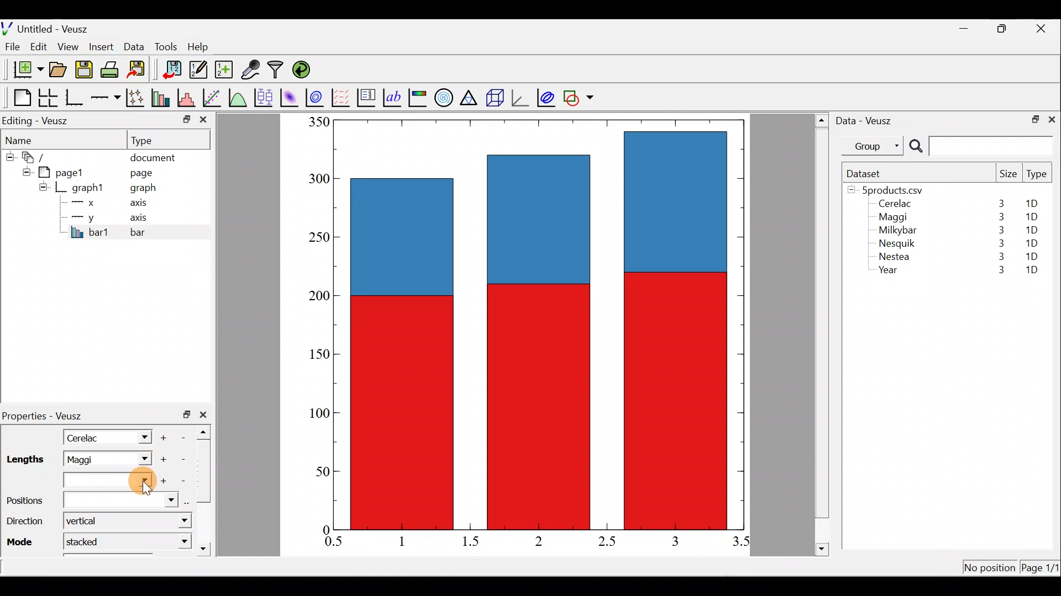 This screenshot has height=596, width=1061. Describe the element at coordinates (314, 474) in the screenshot. I see `50` at that location.